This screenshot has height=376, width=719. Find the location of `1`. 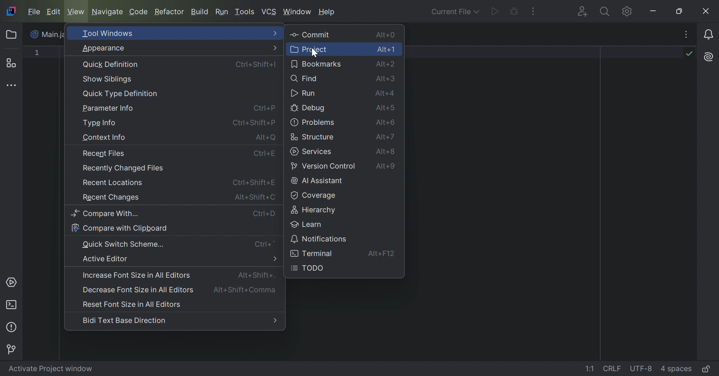

1 is located at coordinates (38, 54).